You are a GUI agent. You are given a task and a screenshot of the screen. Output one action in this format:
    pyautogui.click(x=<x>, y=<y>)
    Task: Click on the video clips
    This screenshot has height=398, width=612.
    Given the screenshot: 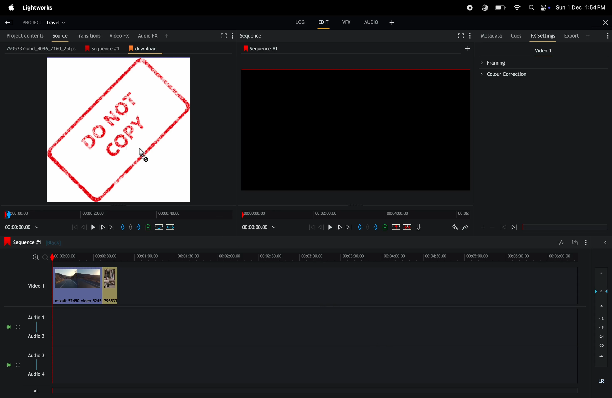 What is the action you would take?
    pyautogui.click(x=87, y=286)
    